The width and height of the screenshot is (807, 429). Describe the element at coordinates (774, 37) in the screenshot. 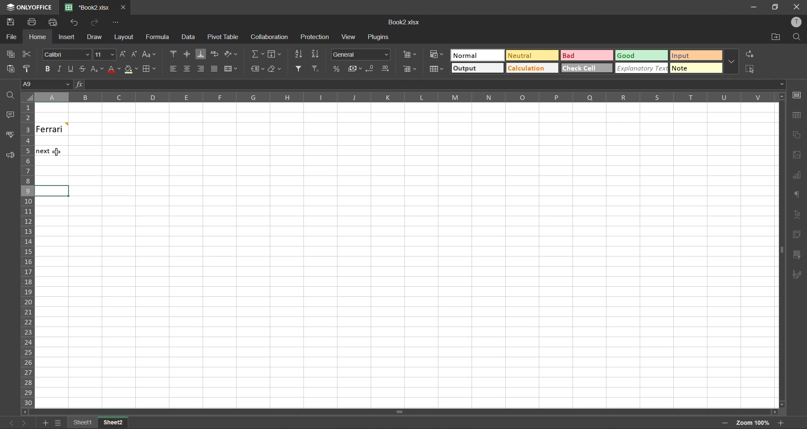

I see `open location` at that location.